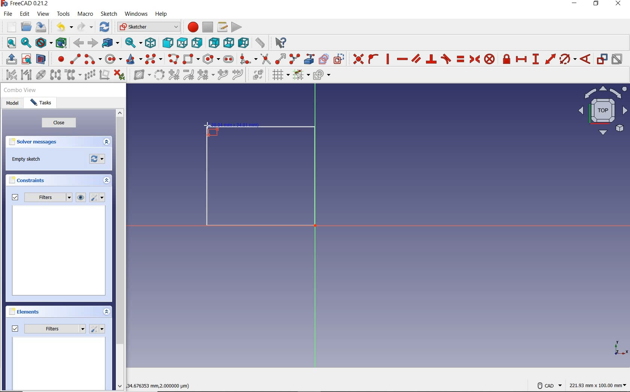 The image size is (630, 392). What do you see at coordinates (537, 60) in the screenshot?
I see `constrain vertical distance` at bounding box center [537, 60].